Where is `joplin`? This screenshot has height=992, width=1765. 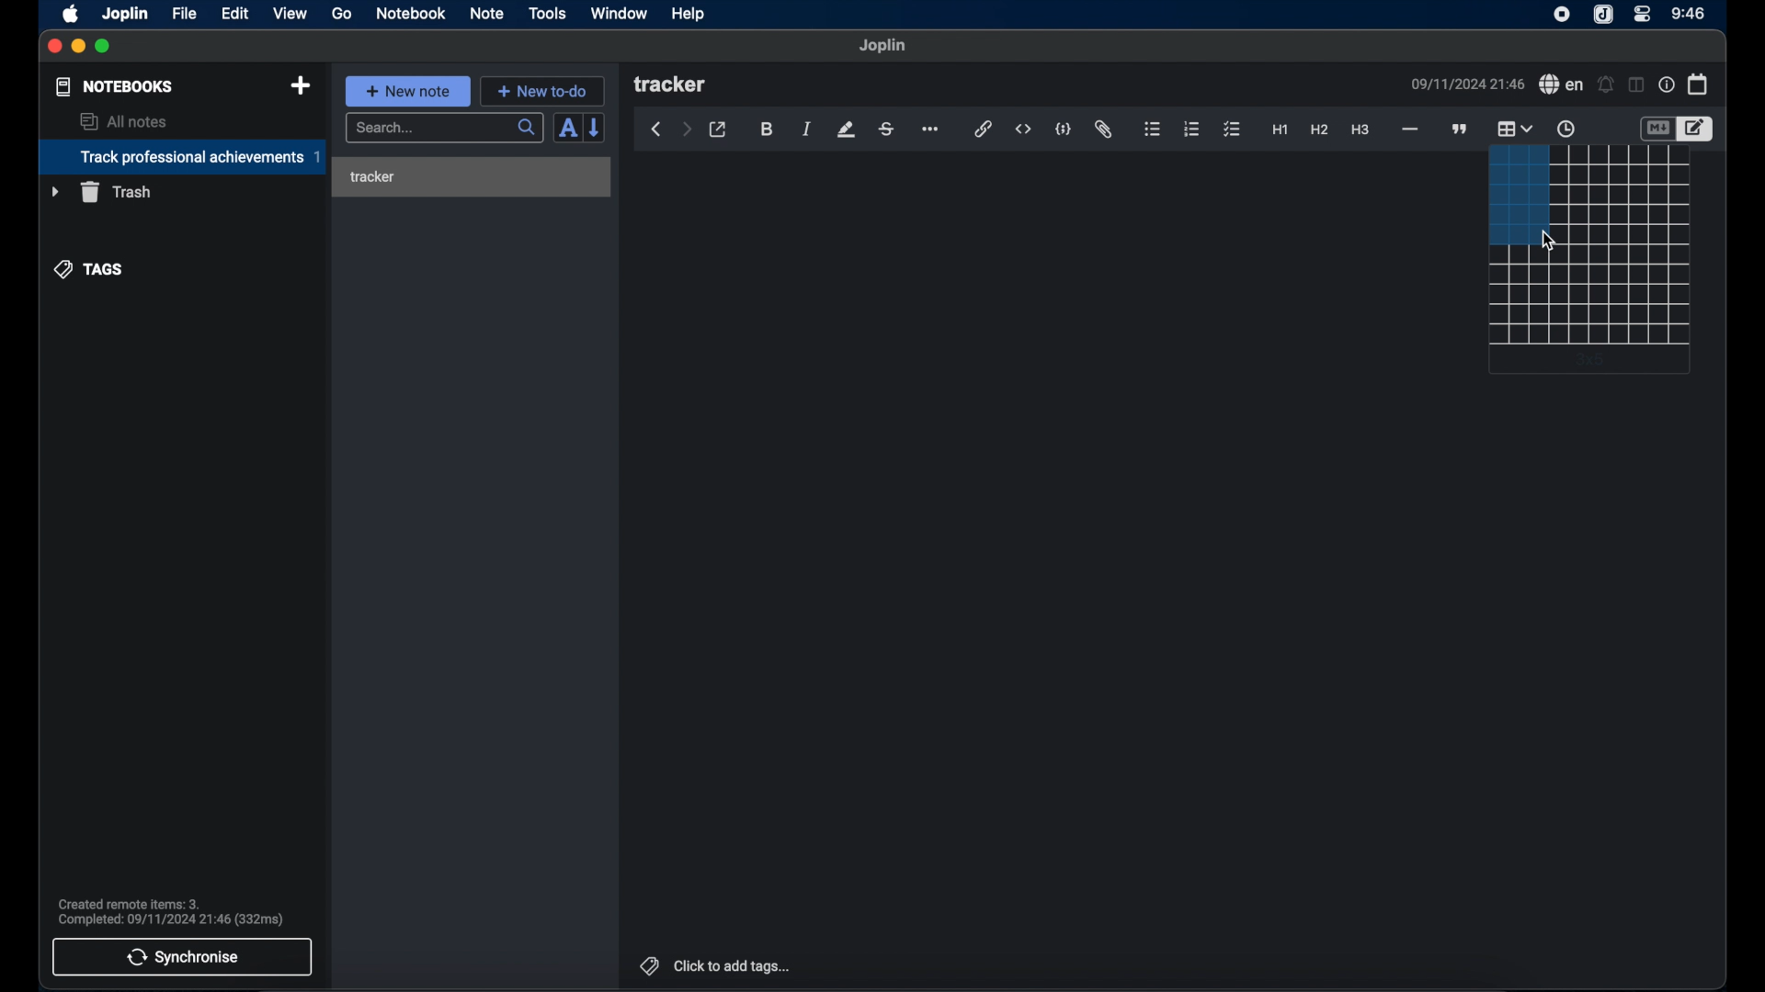 joplin is located at coordinates (883, 46).